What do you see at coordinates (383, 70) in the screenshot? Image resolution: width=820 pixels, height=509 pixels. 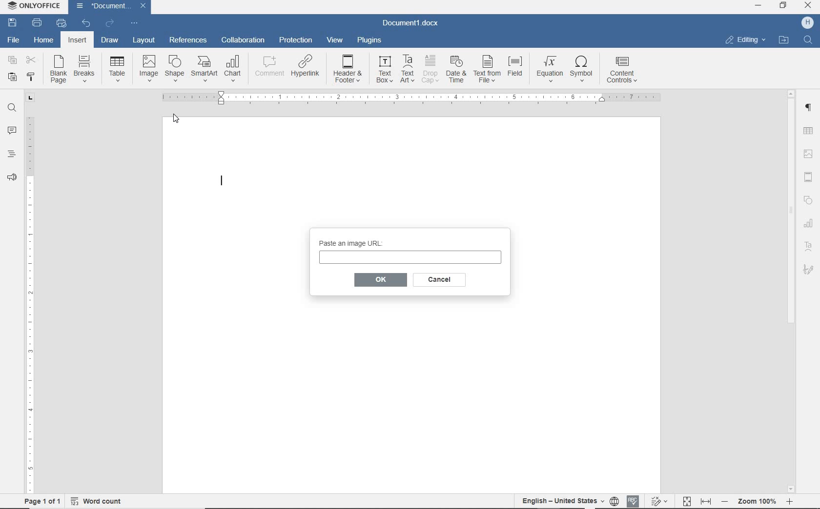 I see `text box` at bounding box center [383, 70].